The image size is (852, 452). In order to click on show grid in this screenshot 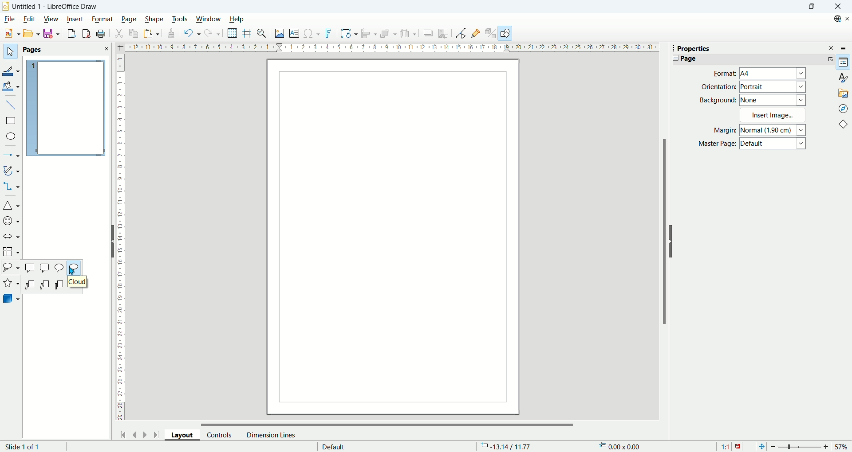, I will do `click(233, 33)`.